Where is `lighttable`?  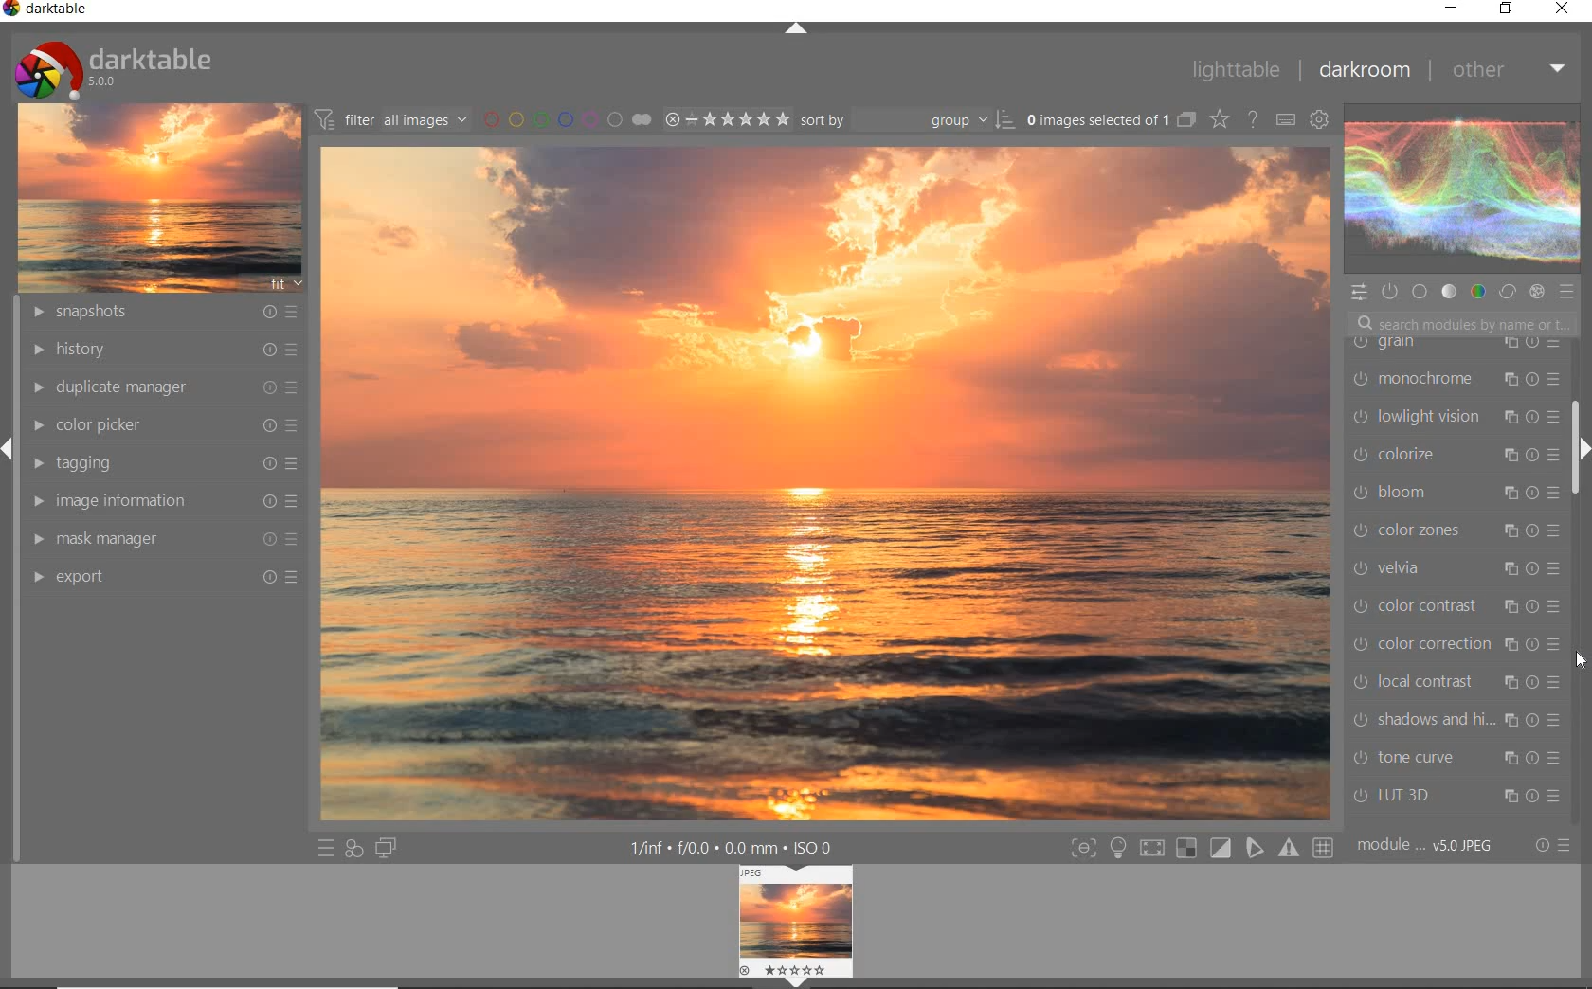 lighttable is located at coordinates (1234, 69).